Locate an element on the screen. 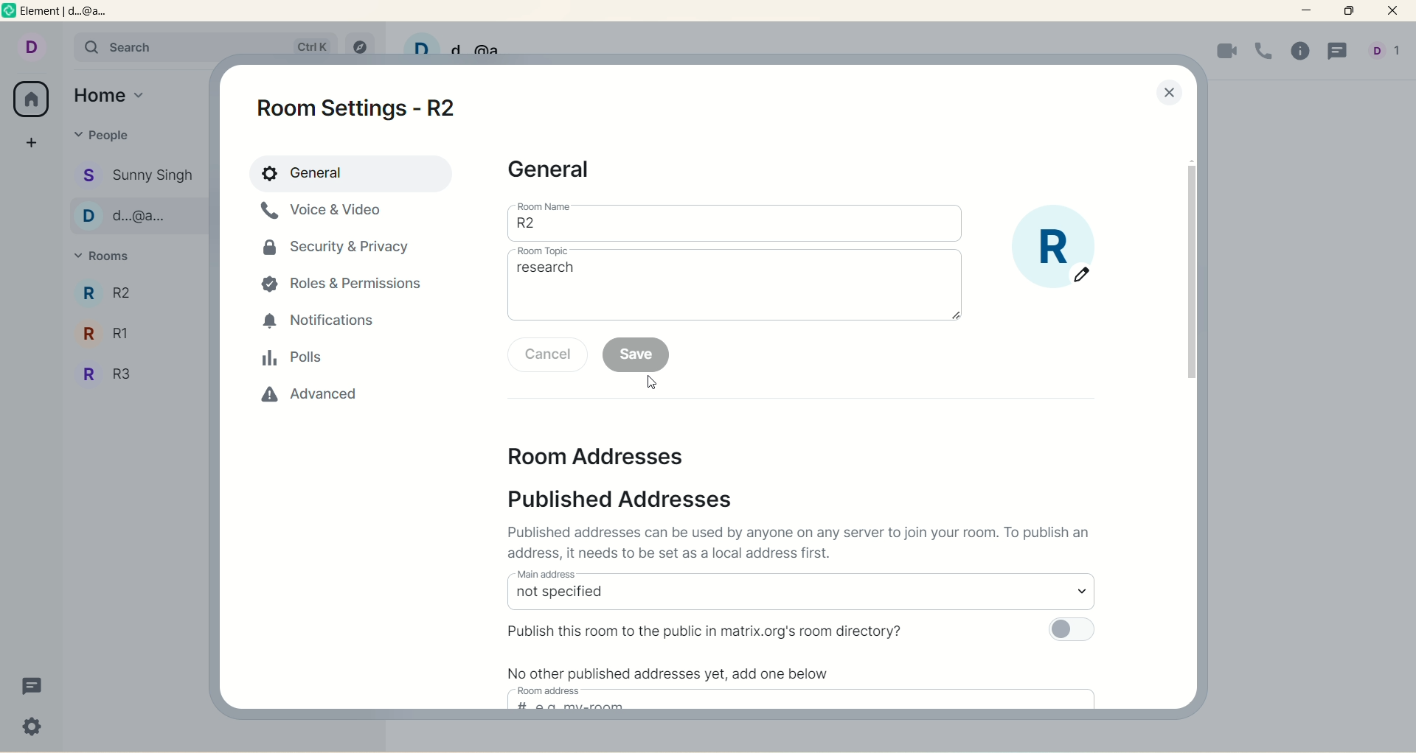 The image size is (1416, 753). d...@... is located at coordinates (137, 215).